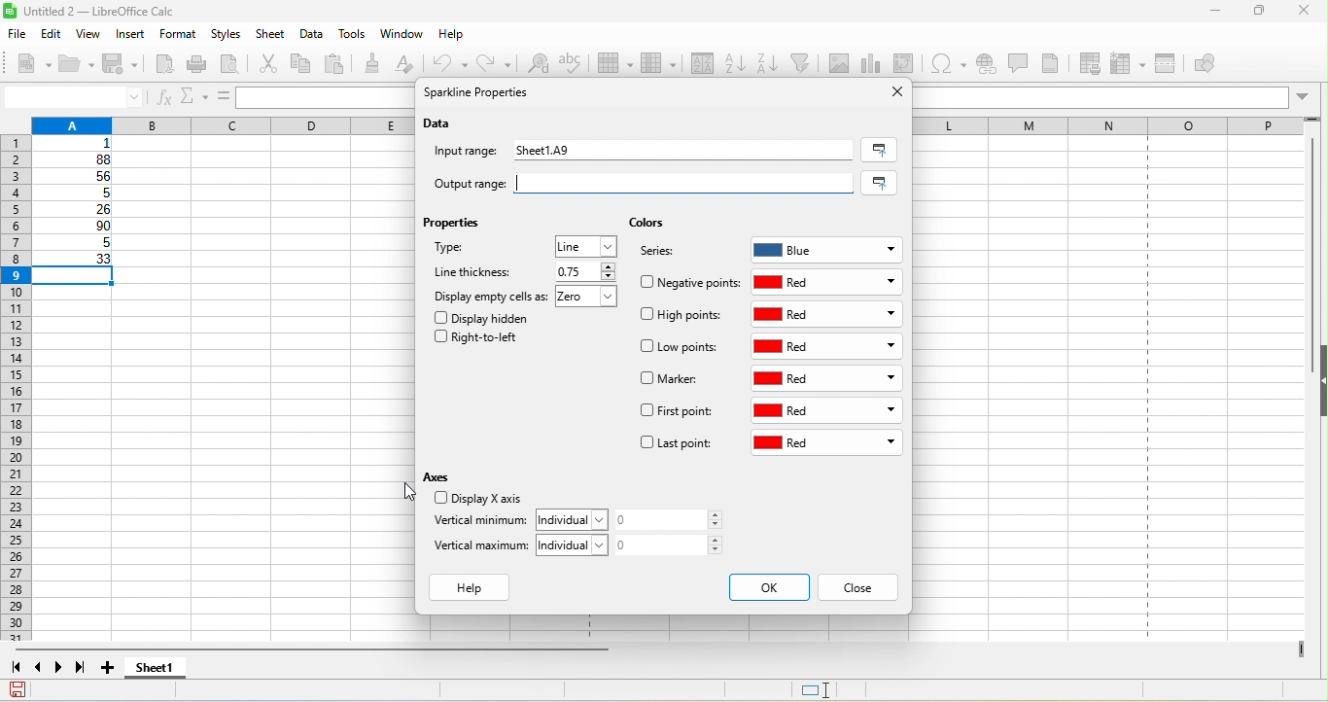 This screenshot has width=1328, height=702. What do you see at coordinates (78, 65) in the screenshot?
I see `open` at bounding box center [78, 65].